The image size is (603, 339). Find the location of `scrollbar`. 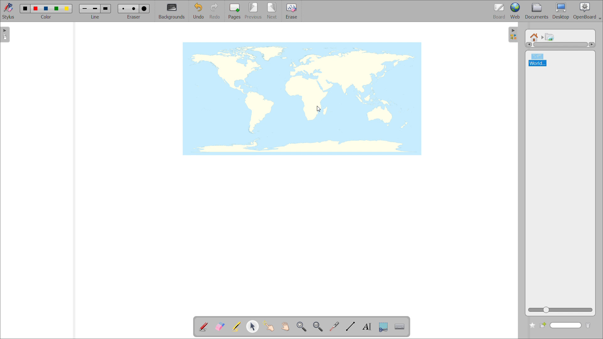

scrollbar is located at coordinates (561, 45).